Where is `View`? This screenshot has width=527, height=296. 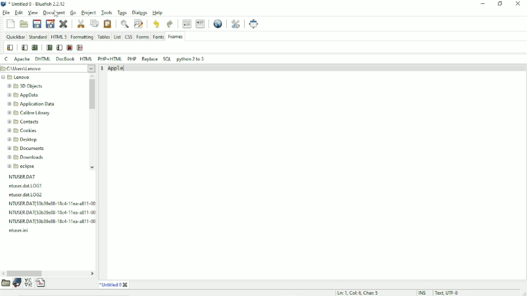 View is located at coordinates (32, 13).